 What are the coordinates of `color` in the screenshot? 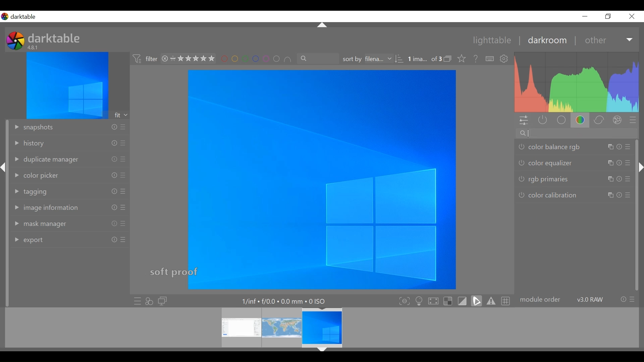 It's located at (581, 120).